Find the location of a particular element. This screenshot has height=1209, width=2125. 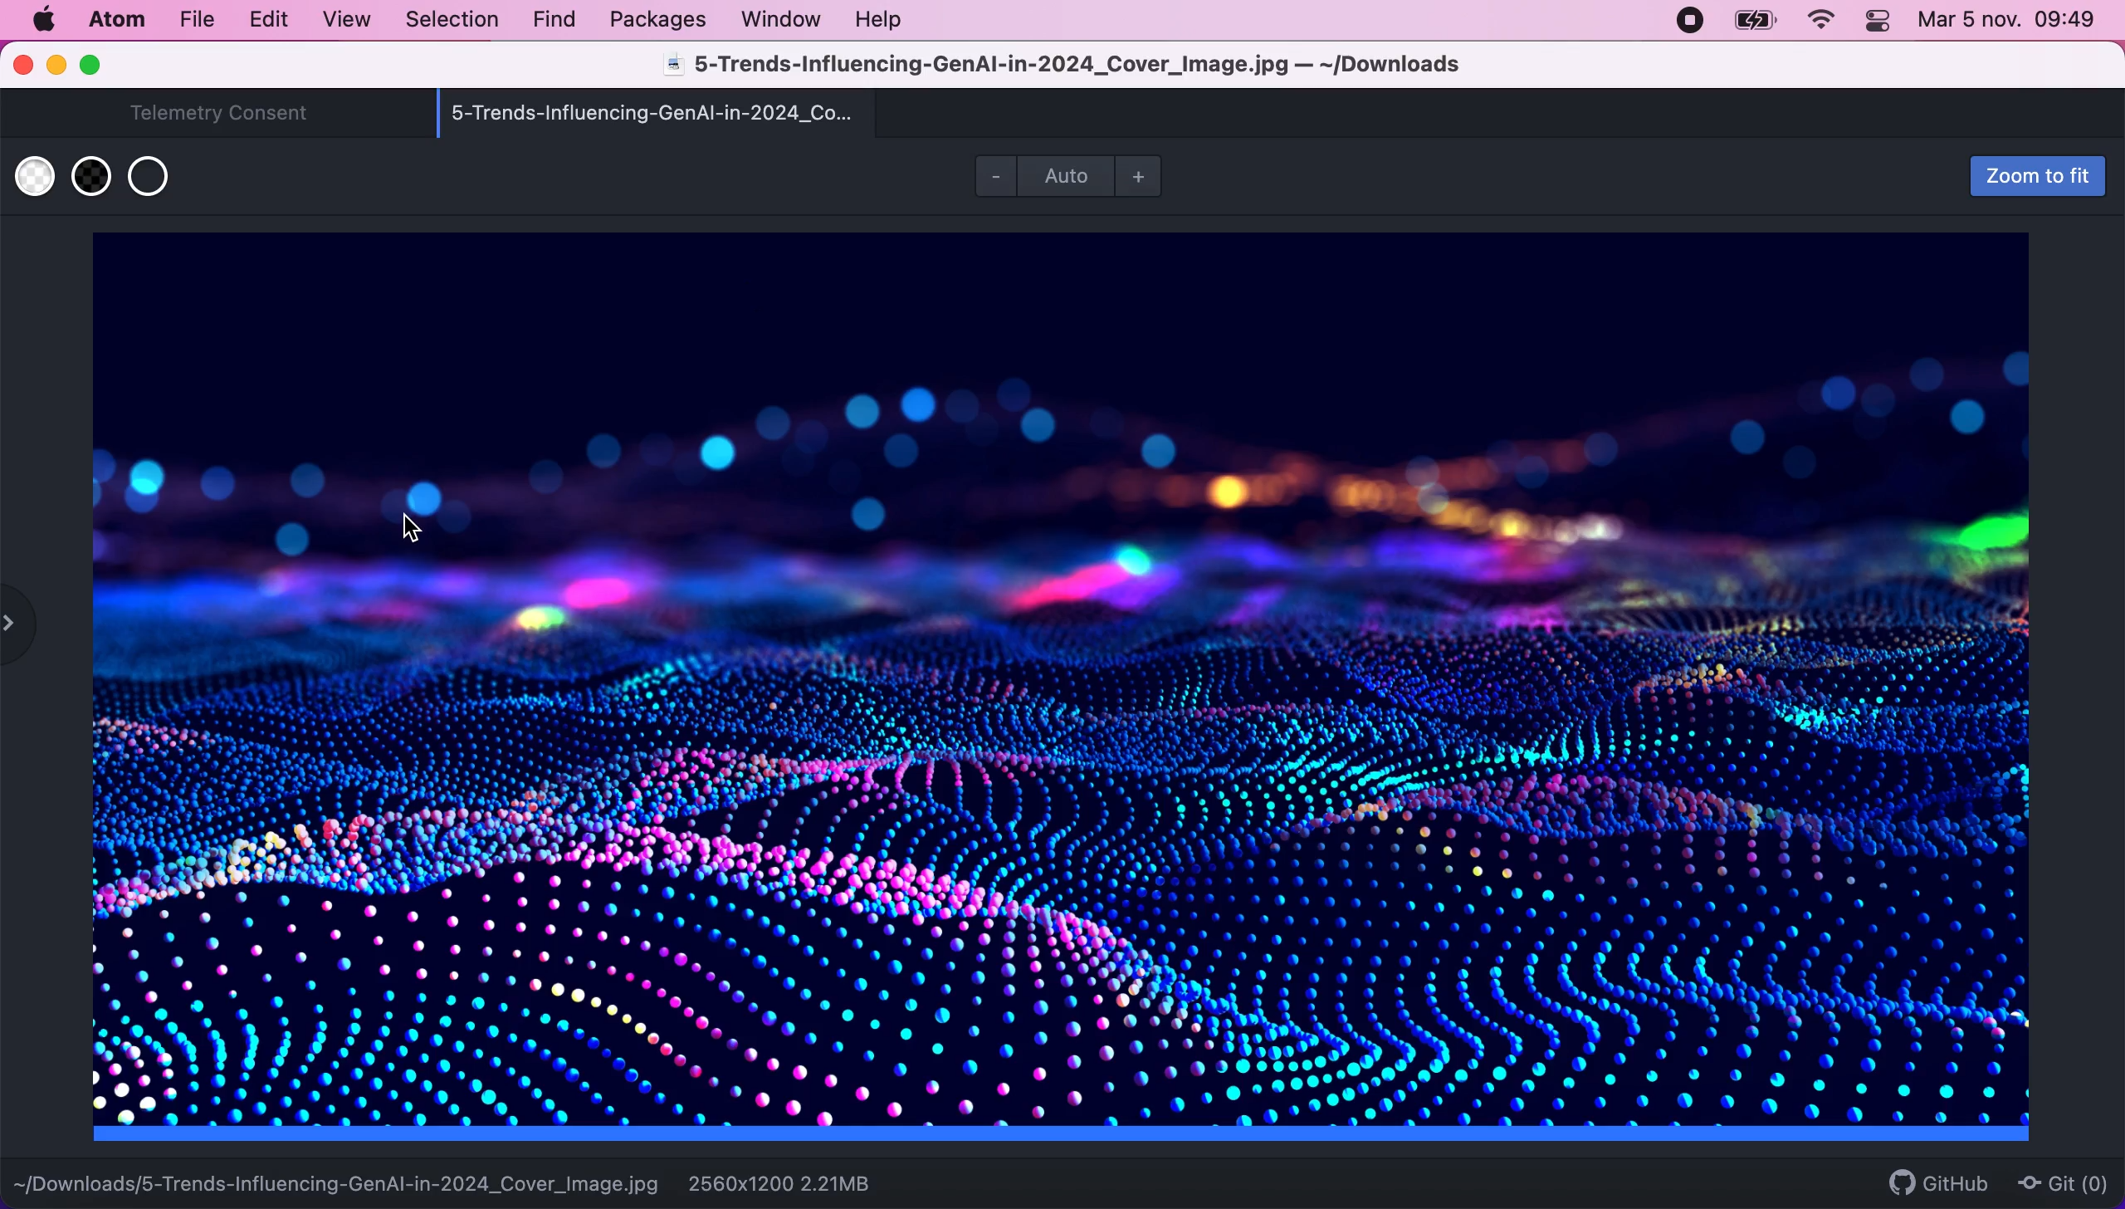

mac logo is located at coordinates (45, 19).